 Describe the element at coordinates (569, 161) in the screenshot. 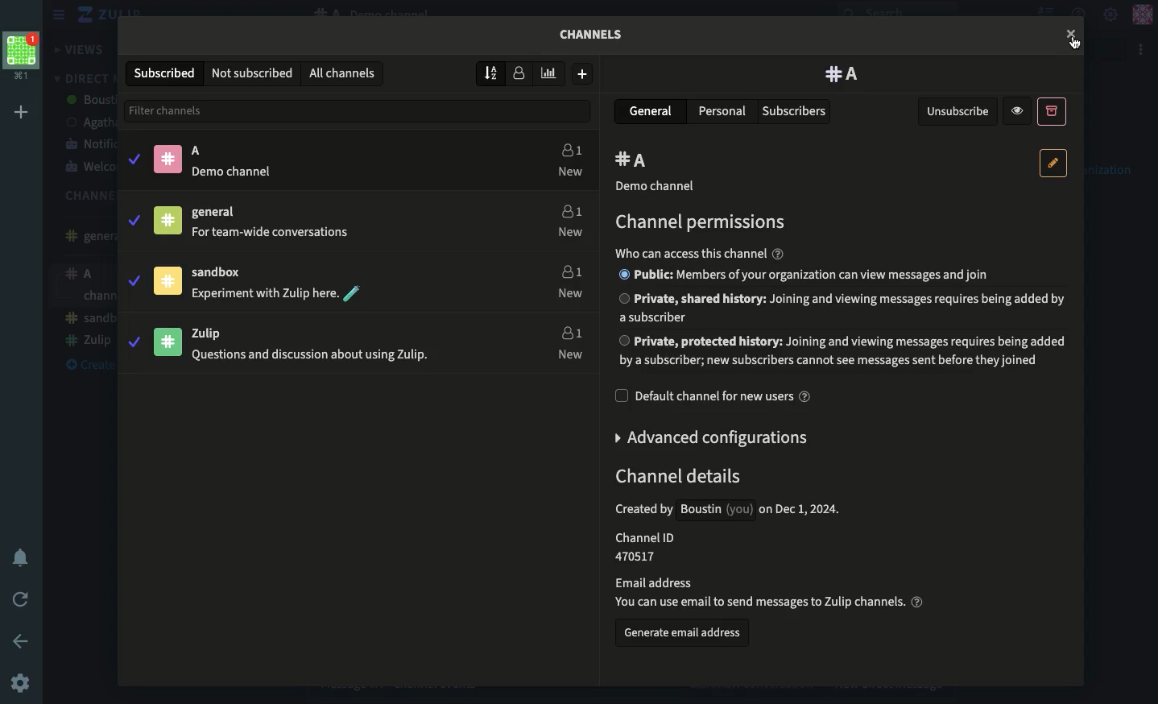

I see `Users` at that location.